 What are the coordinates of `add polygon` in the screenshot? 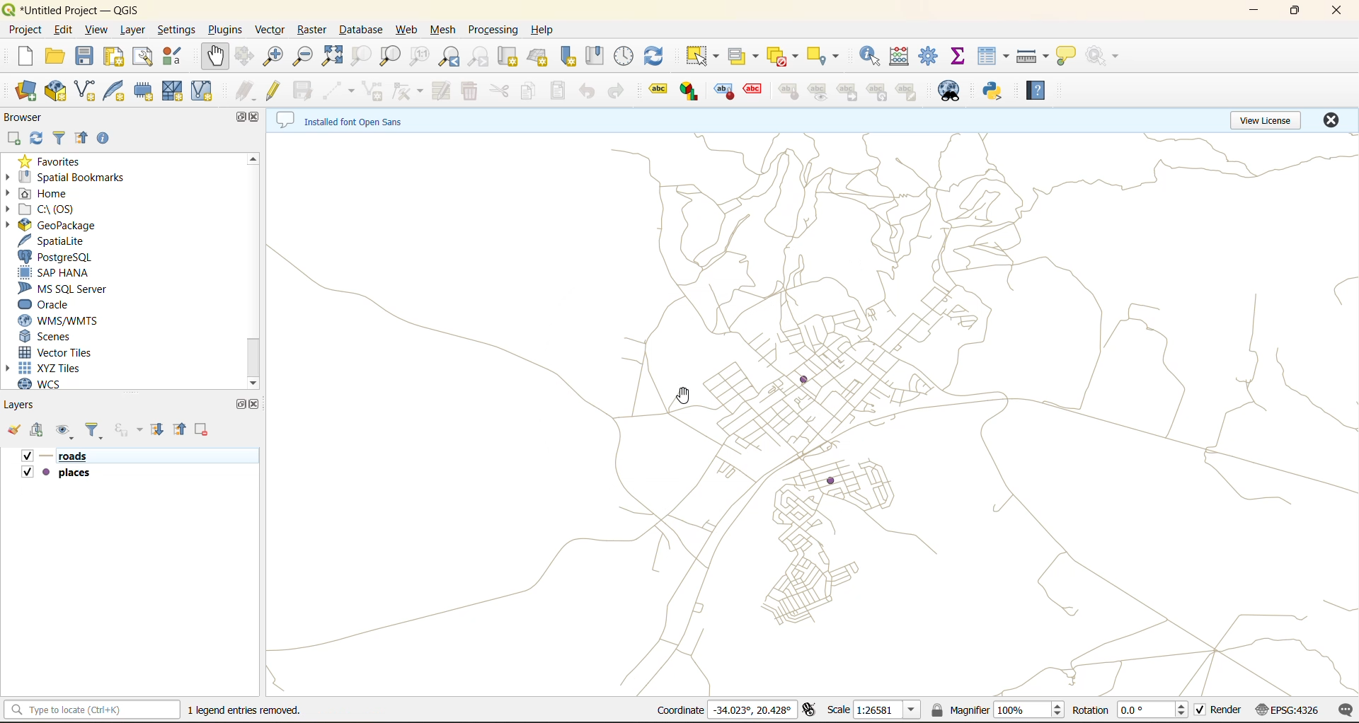 It's located at (376, 91).